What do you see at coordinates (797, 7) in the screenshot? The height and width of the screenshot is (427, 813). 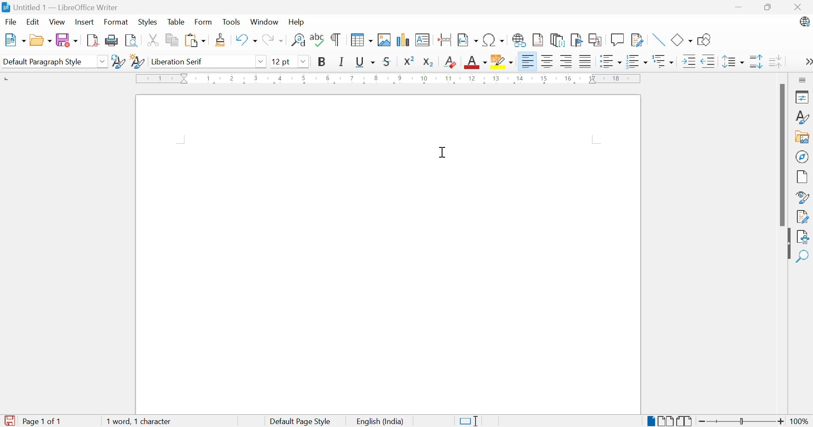 I see `Close` at bounding box center [797, 7].